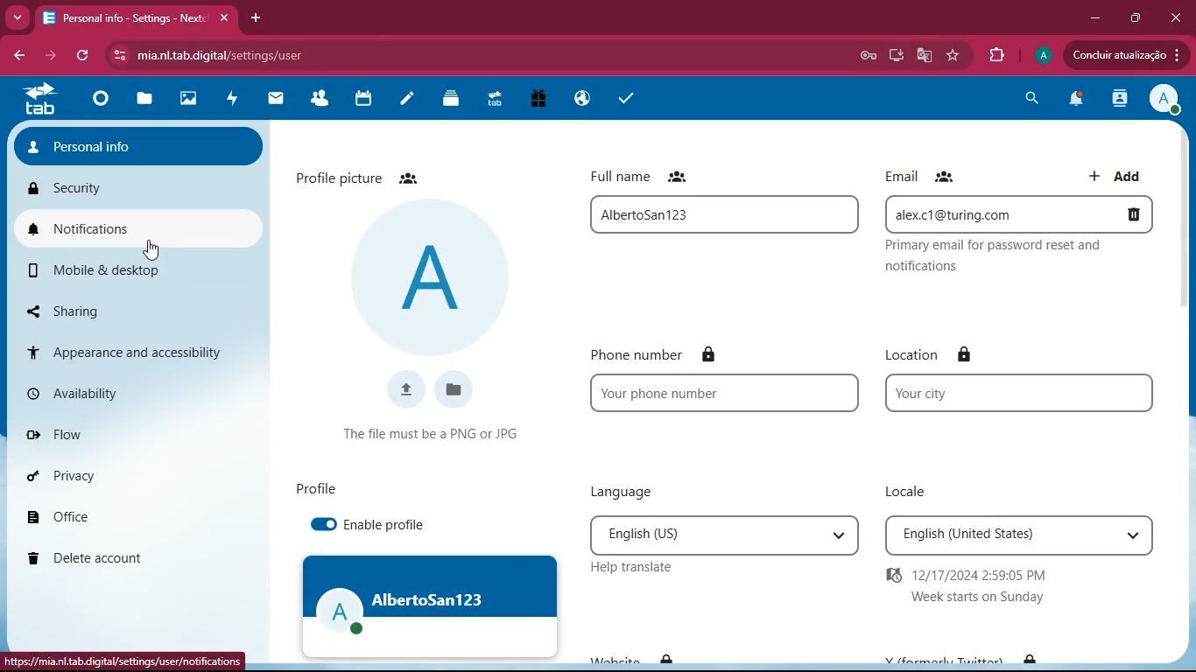 This screenshot has height=672, width=1196. What do you see at coordinates (123, 187) in the screenshot?
I see `security` at bounding box center [123, 187].